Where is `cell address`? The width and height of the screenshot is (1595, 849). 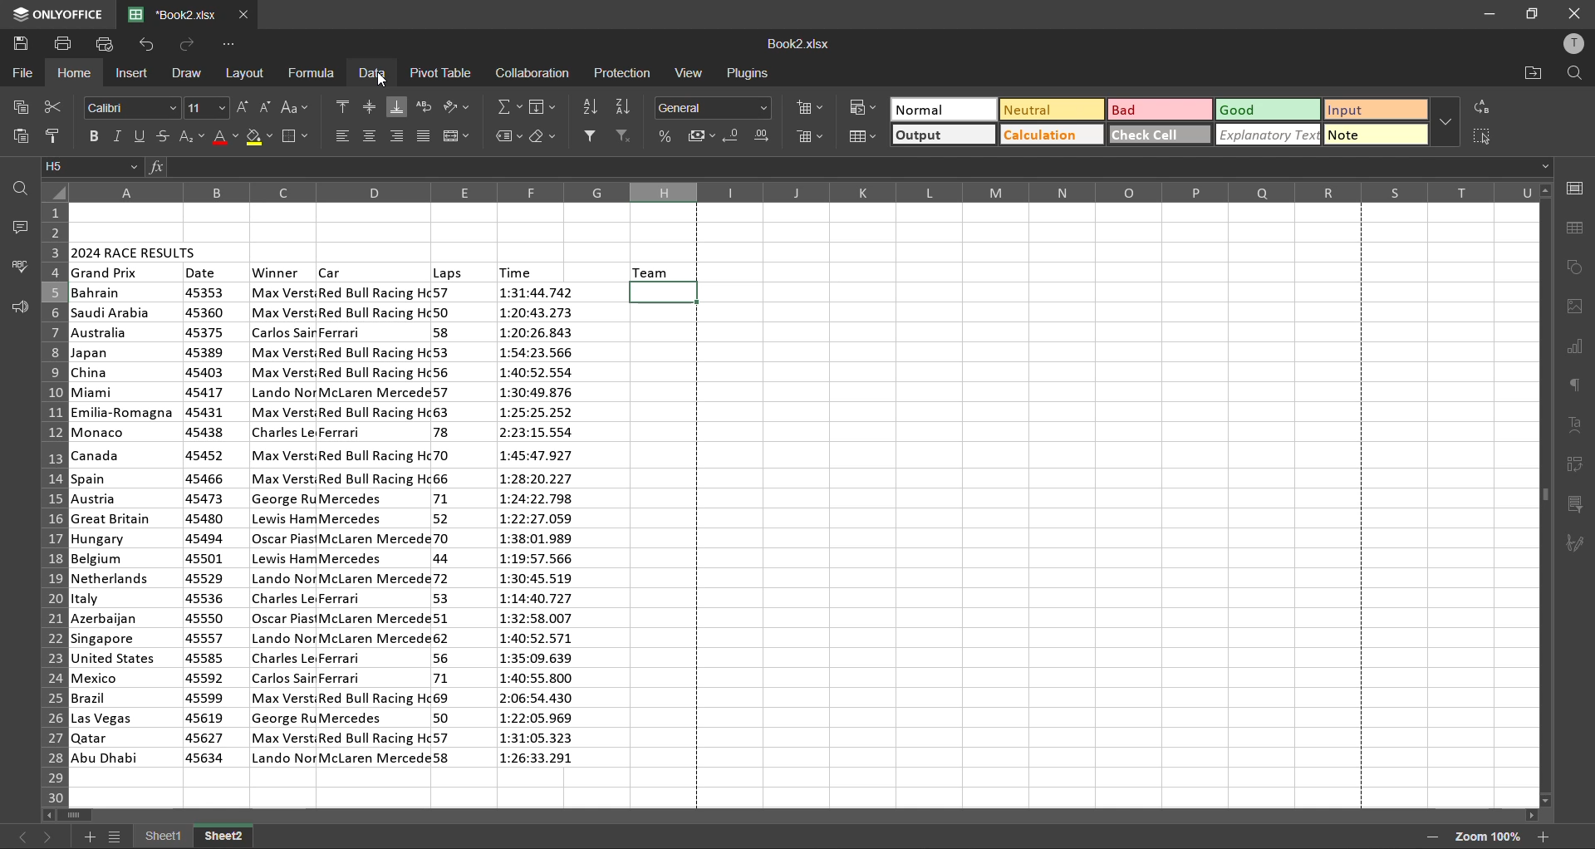 cell address is located at coordinates (92, 167).